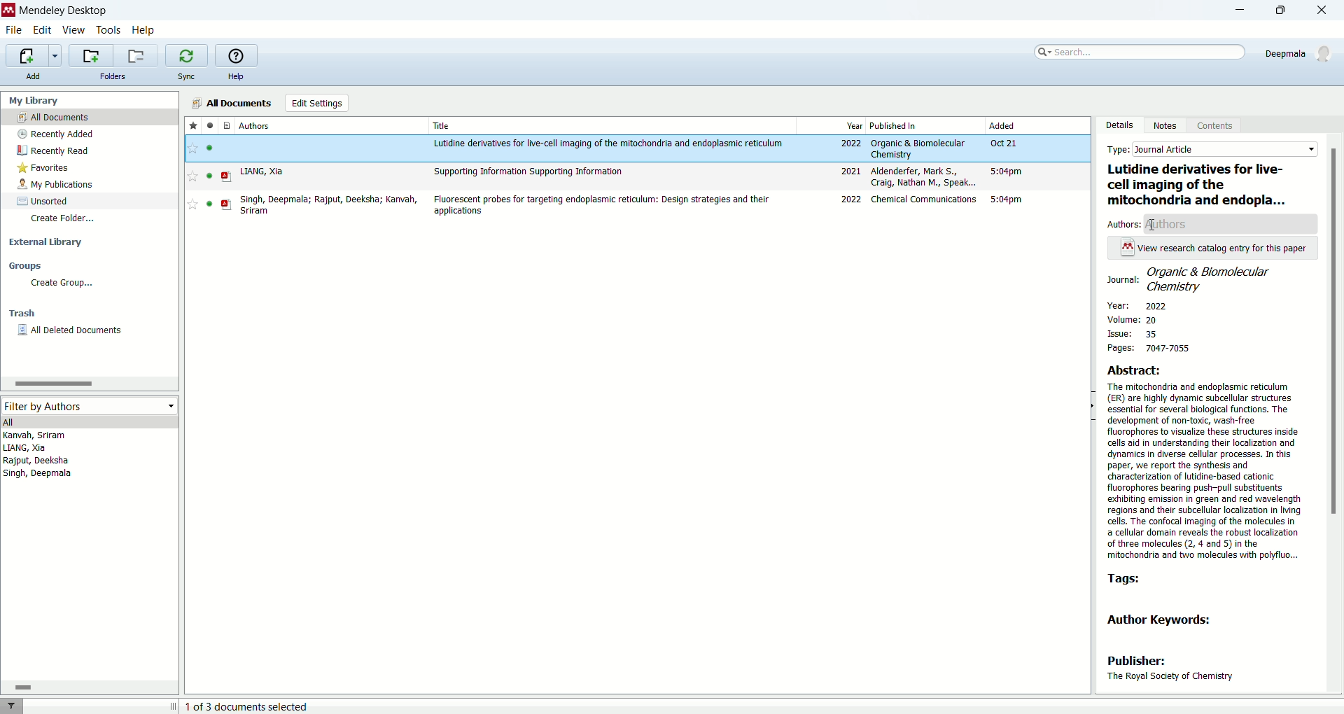 The image size is (1344, 714). What do you see at coordinates (1326, 10) in the screenshot?
I see `close` at bounding box center [1326, 10].